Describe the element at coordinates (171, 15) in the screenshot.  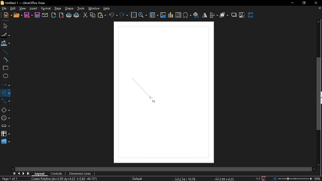
I see `insert chart` at that location.